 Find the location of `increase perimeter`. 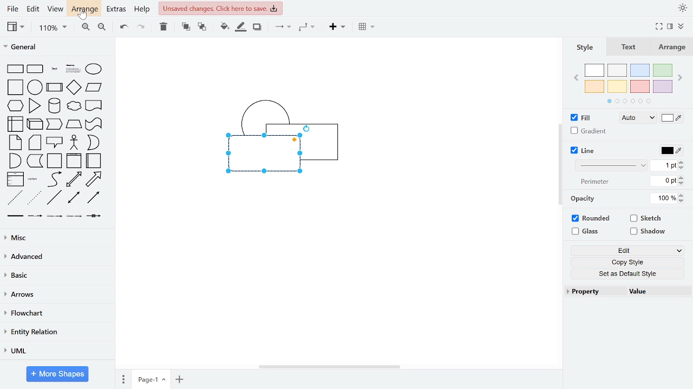

increase perimeter is located at coordinates (682, 177).